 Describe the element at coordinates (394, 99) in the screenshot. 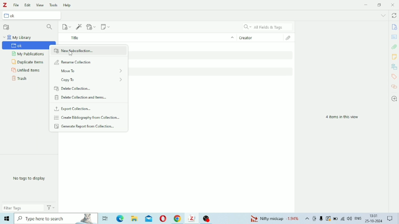

I see `Locate` at that location.